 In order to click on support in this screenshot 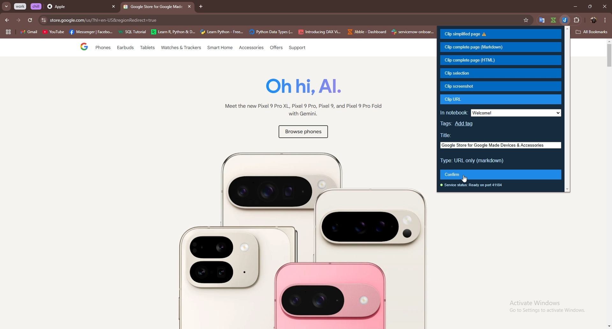, I will do `click(297, 48)`.